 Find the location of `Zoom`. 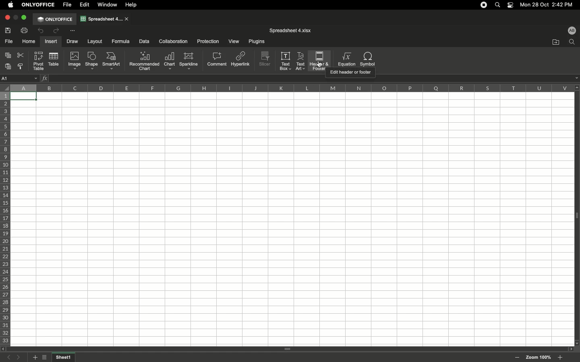

Zoom is located at coordinates (539, 357).